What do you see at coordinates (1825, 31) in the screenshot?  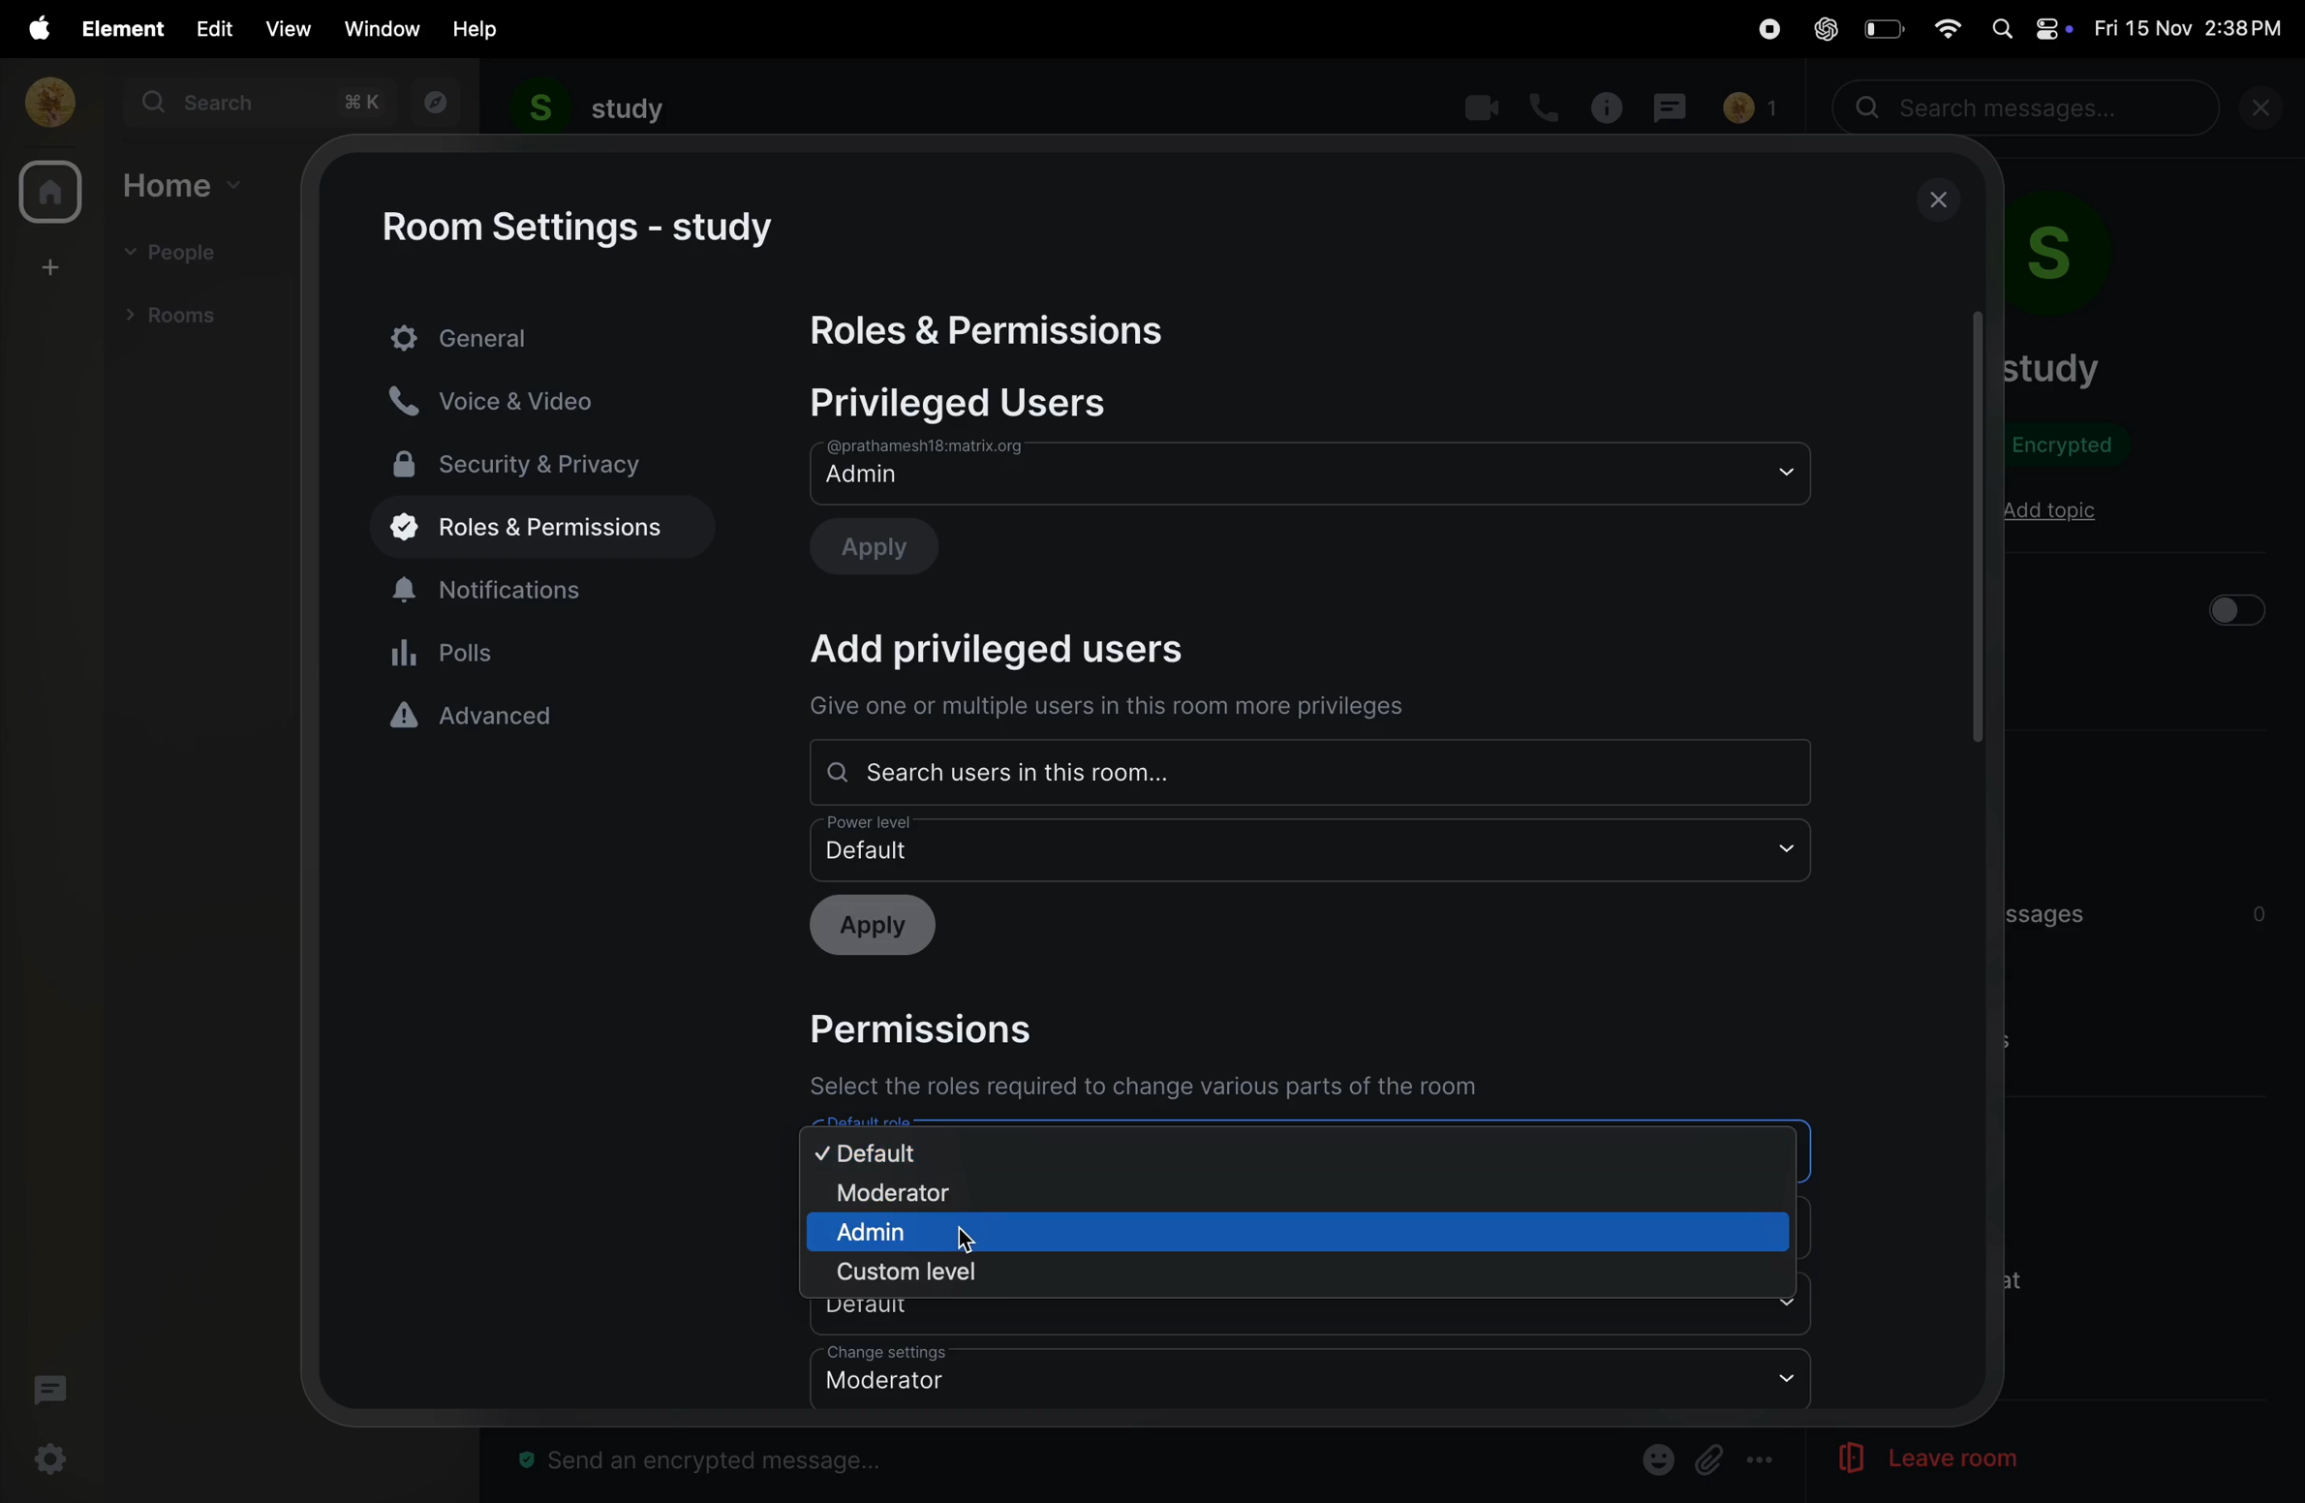 I see `chatgpt` at bounding box center [1825, 31].